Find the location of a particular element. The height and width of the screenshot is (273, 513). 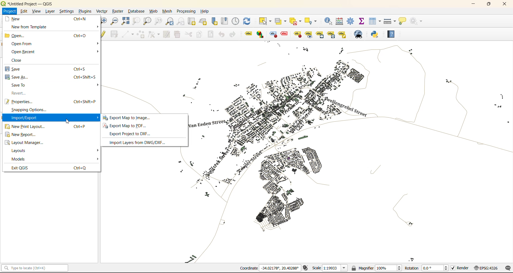

select value is located at coordinates (281, 20).